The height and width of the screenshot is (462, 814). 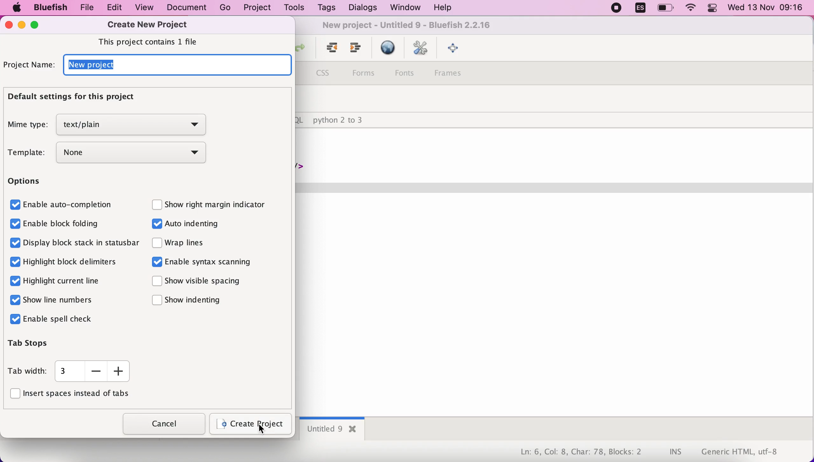 I want to click on tab width, so click(x=27, y=371).